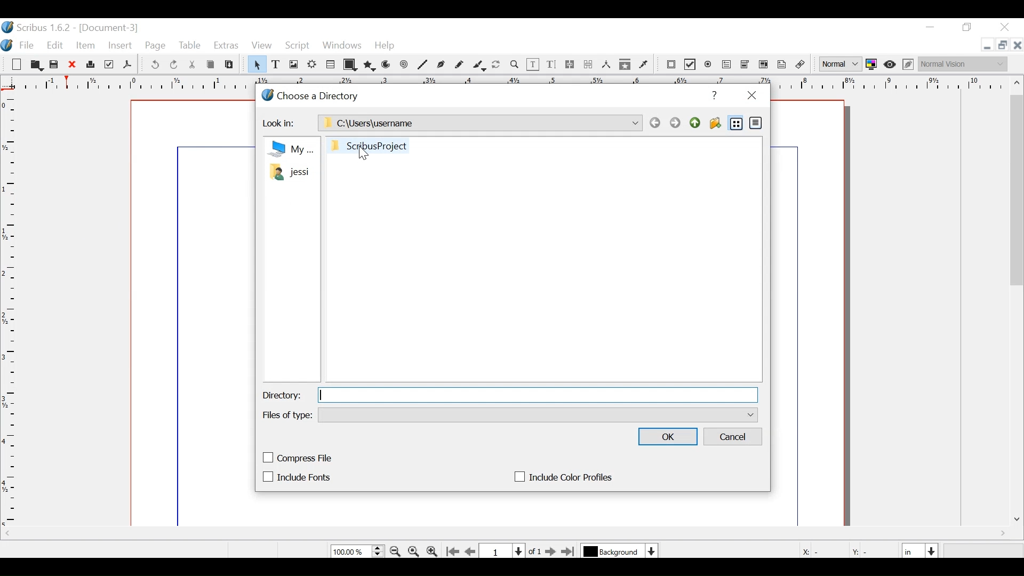 The width and height of the screenshot is (1024, 576). Describe the element at coordinates (644, 65) in the screenshot. I see `Eyedropper` at that location.